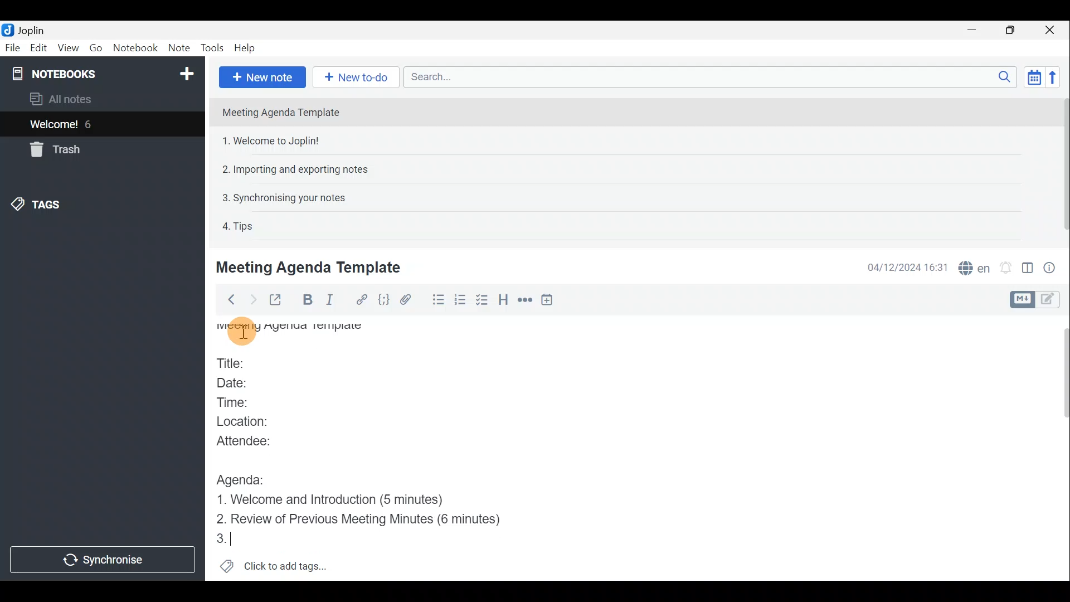  What do you see at coordinates (274, 140) in the screenshot?
I see `1. Welcome to Joplin!` at bounding box center [274, 140].